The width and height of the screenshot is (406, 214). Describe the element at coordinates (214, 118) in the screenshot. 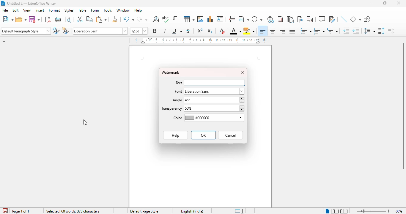

I see ` #C0C0C0` at that location.